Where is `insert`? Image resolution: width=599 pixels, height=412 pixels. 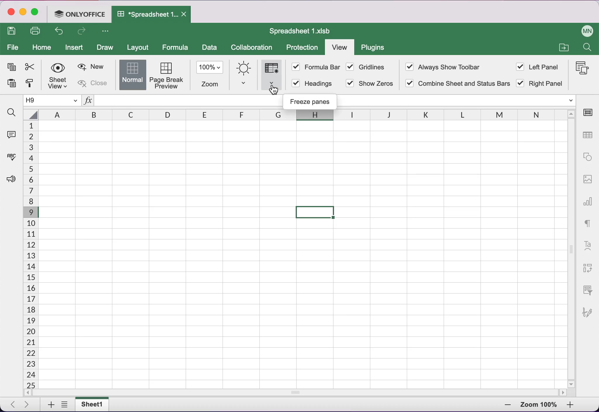 insert is located at coordinates (75, 48).